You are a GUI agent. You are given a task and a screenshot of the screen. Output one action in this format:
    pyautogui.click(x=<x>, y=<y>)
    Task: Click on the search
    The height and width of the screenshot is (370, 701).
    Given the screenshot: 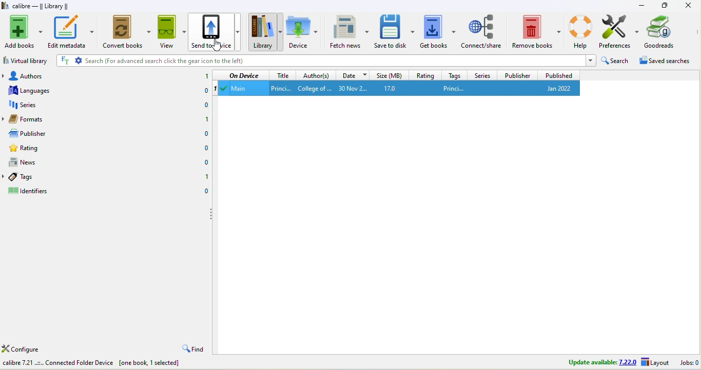 What is the action you would take?
    pyautogui.click(x=615, y=61)
    